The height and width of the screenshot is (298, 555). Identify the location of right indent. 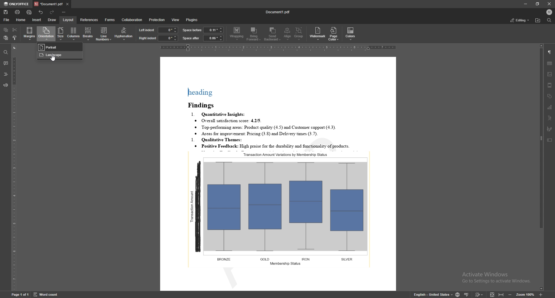
(147, 38).